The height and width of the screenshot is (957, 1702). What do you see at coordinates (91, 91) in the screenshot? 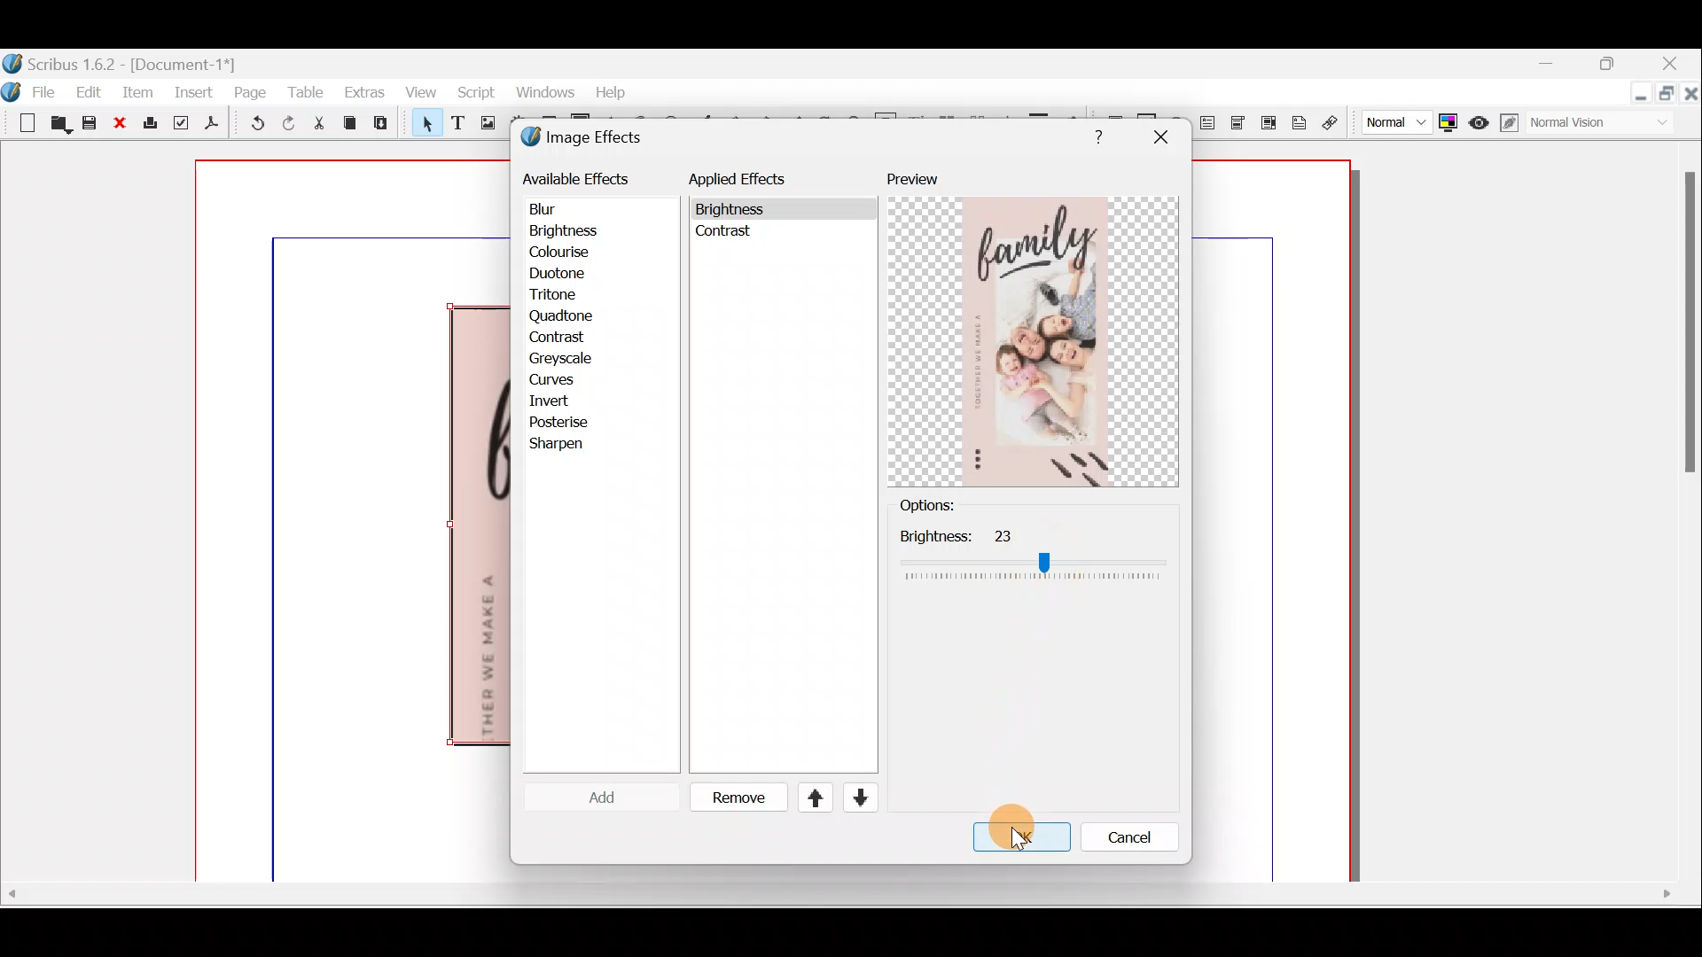
I see `Edit` at bounding box center [91, 91].